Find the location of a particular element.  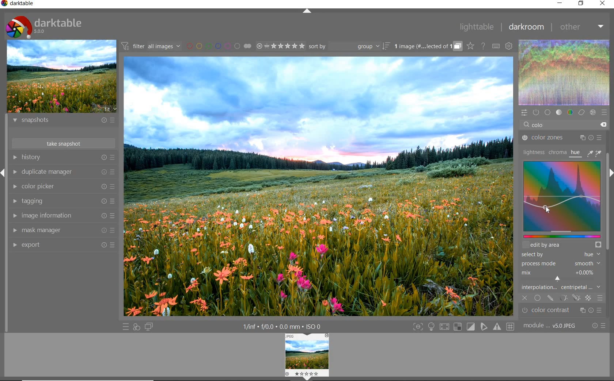

tone is located at coordinates (559, 112).